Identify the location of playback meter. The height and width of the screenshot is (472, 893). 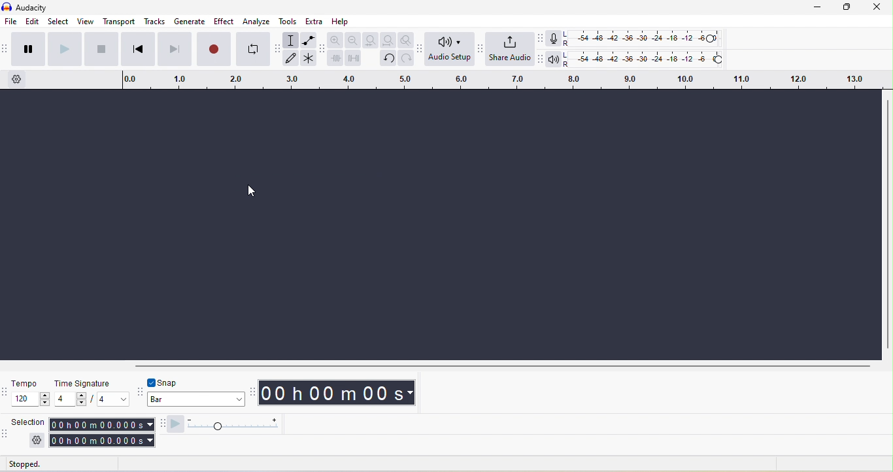
(554, 59).